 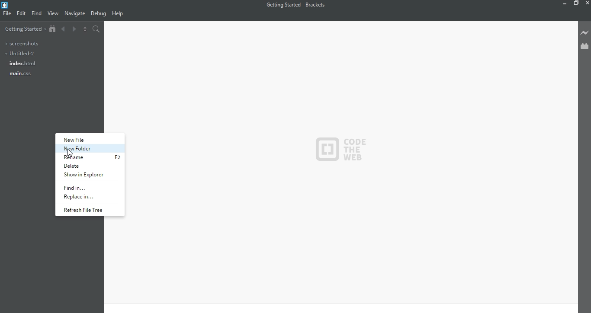 I want to click on close, so click(x=586, y=3).